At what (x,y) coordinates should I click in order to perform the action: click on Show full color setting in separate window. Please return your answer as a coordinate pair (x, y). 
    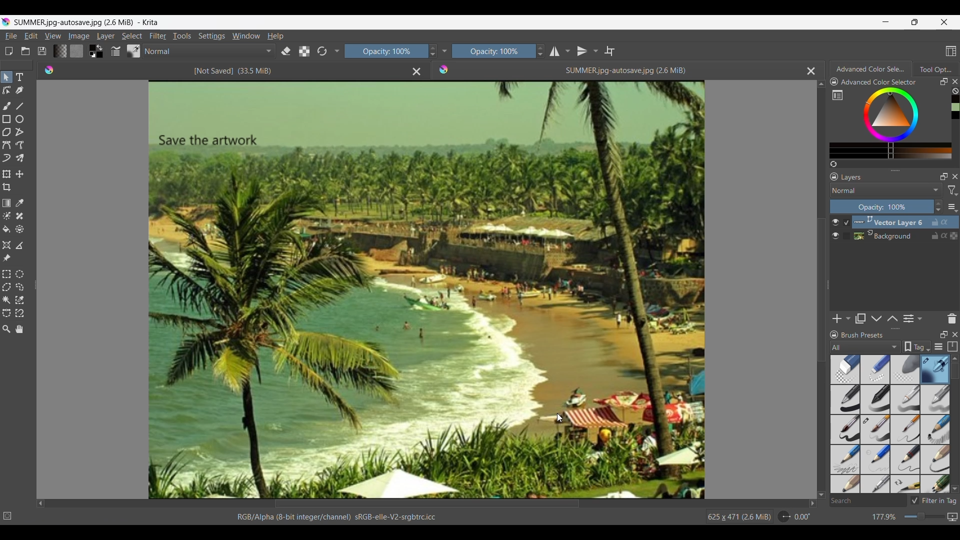
    Looking at the image, I should click on (837, 95).